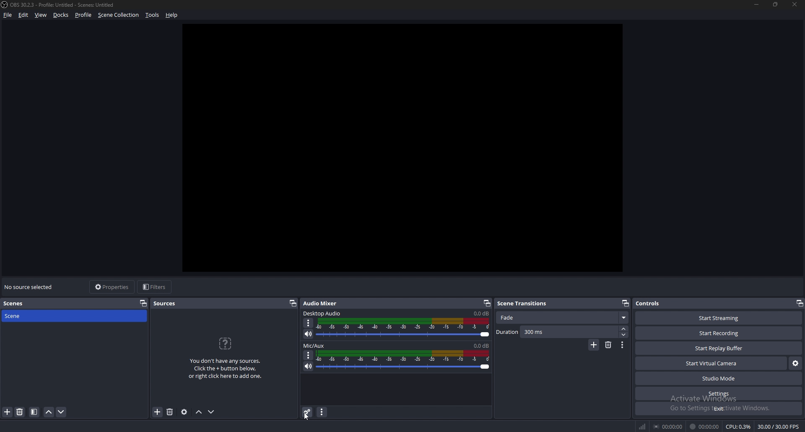  I want to click on desktop audio, so click(322, 314).